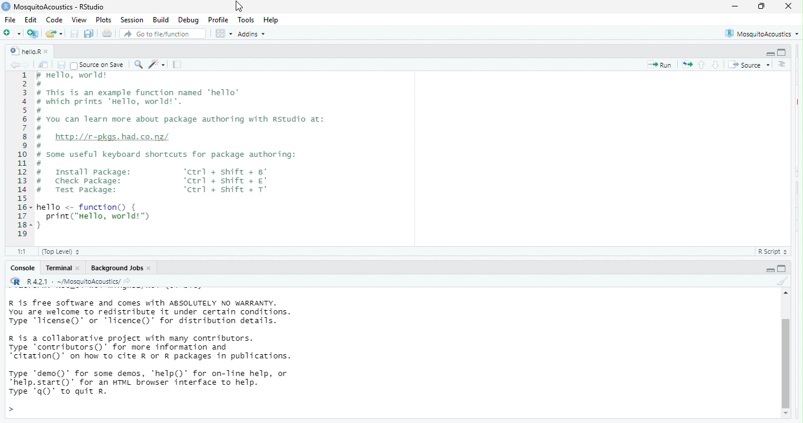 The image size is (803, 423). Describe the element at coordinates (12, 21) in the screenshot. I see `file` at that location.